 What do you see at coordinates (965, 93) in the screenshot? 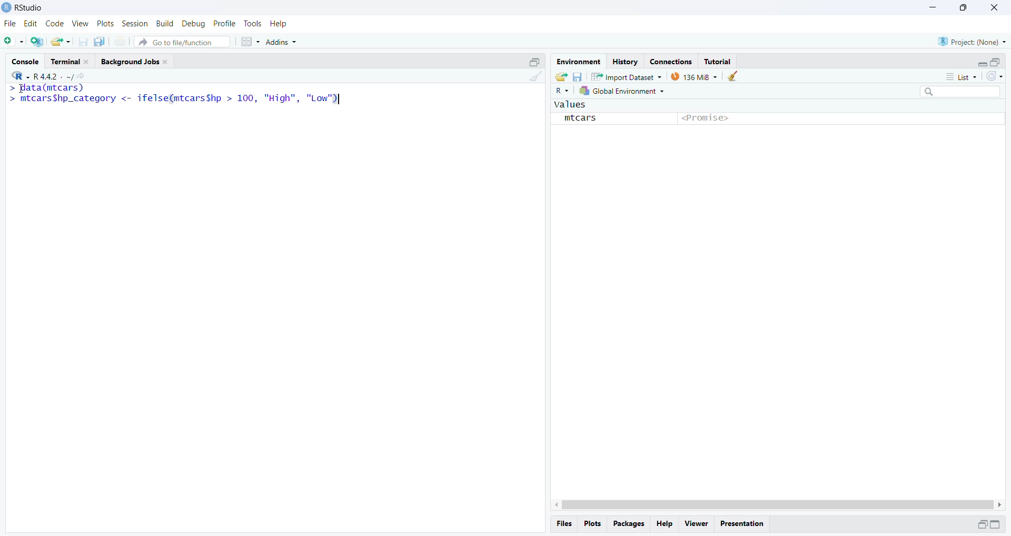
I see `Search bar` at bounding box center [965, 93].